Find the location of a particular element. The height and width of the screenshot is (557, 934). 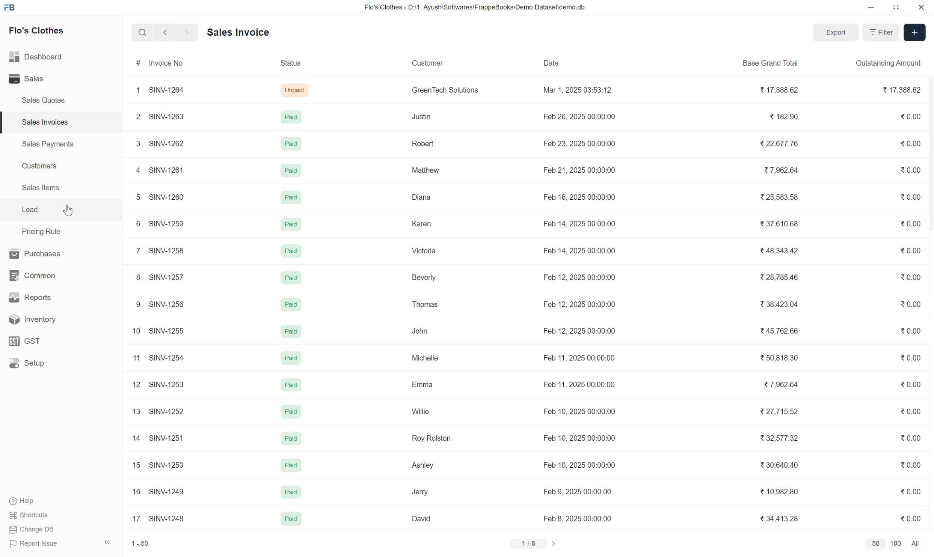

SINV-1262 is located at coordinates (169, 143).